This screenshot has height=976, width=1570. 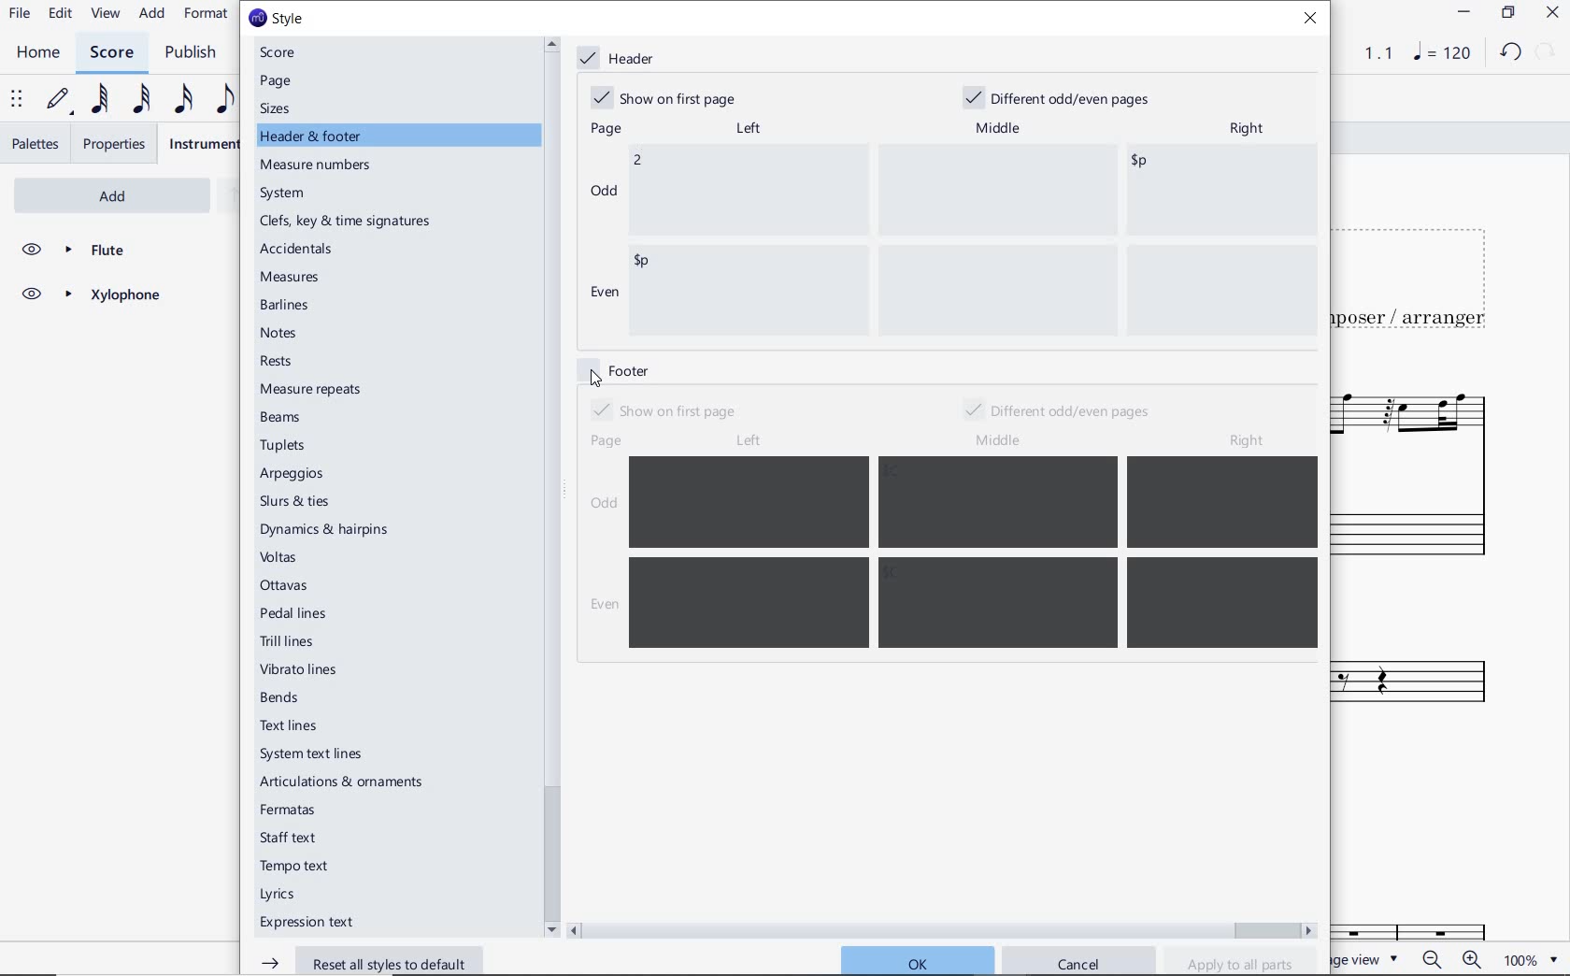 I want to click on Fl., so click(x=1439, y=907).